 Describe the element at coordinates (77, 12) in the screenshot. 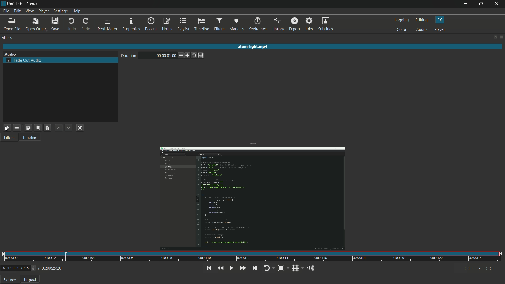

I see `help menu` at that location.